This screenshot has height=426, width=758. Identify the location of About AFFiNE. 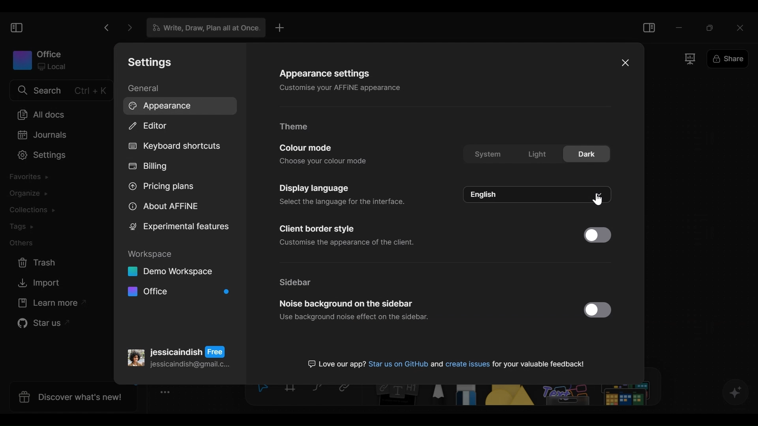
(162, 207).